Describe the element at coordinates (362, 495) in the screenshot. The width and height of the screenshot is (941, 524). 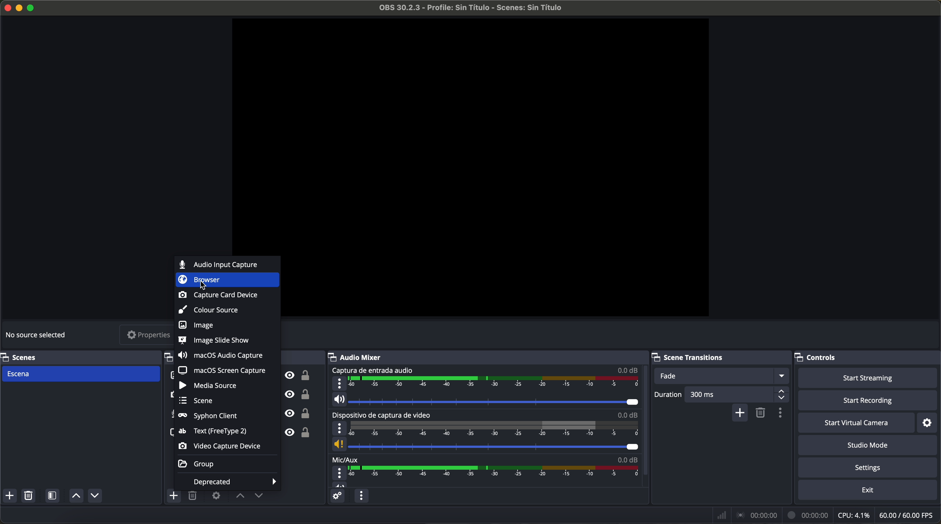
I see `audio mixer menu` at that location.